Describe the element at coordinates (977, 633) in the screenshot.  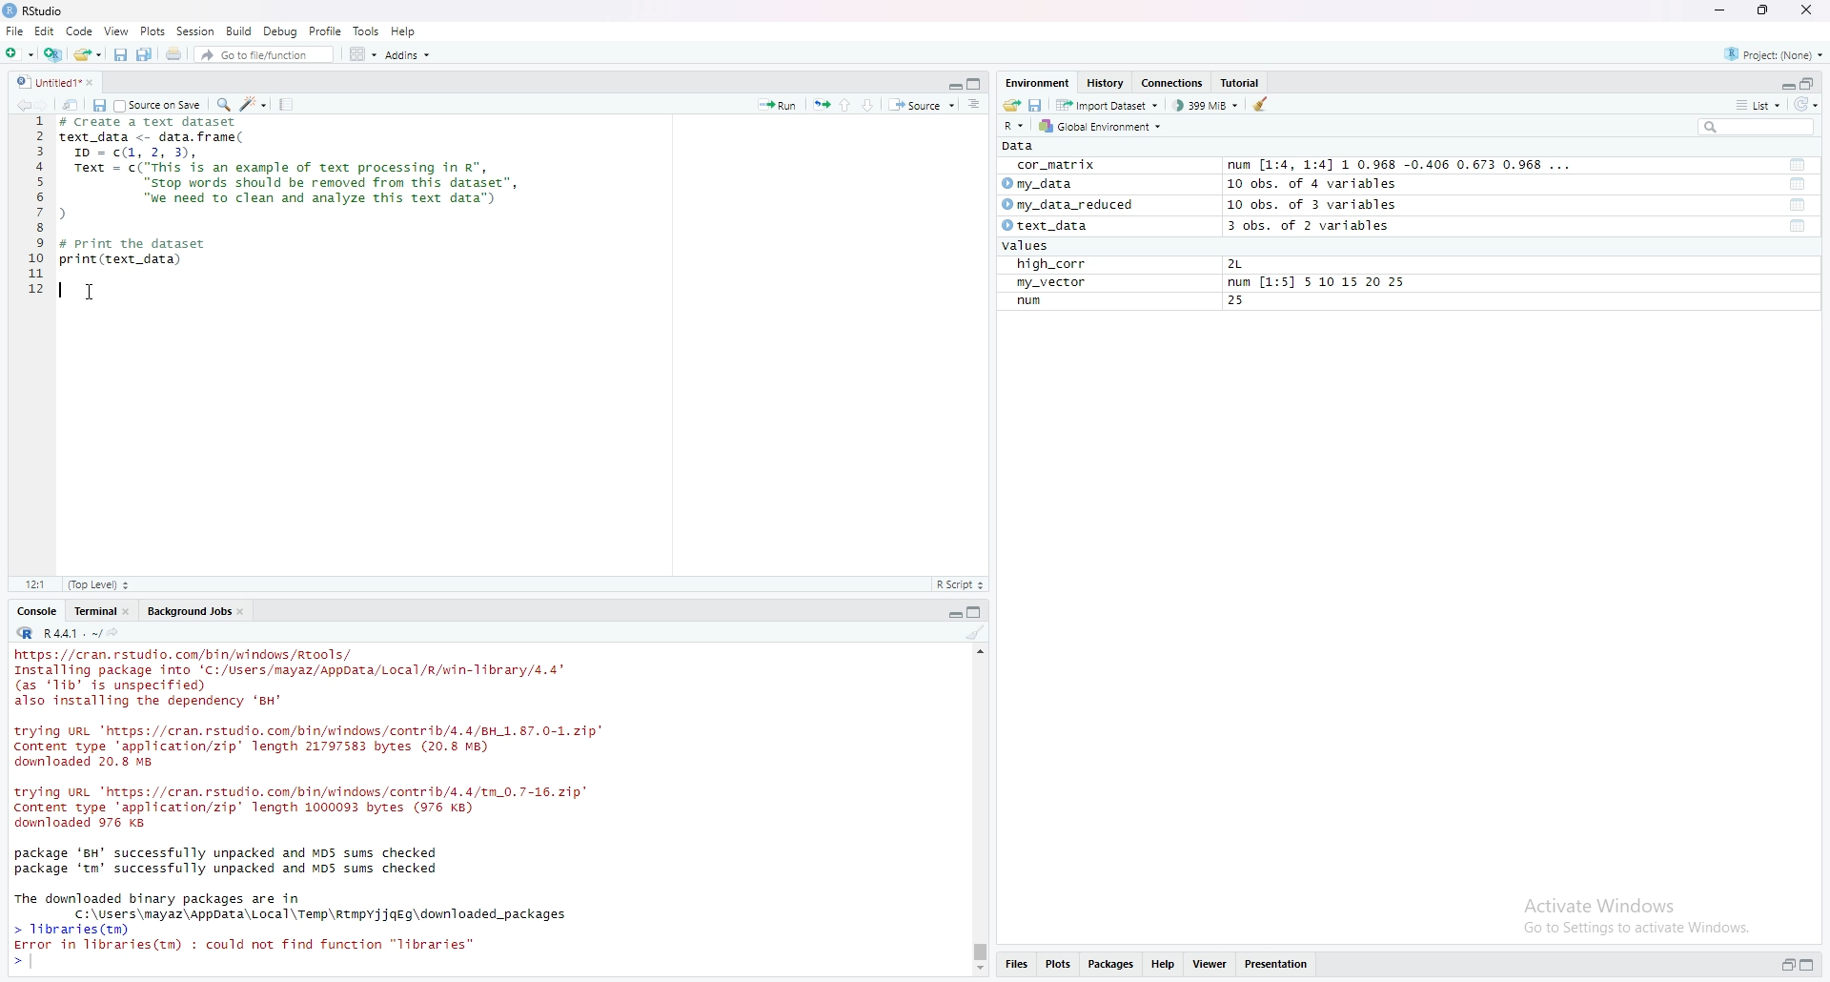
I see `clear console` at that location.